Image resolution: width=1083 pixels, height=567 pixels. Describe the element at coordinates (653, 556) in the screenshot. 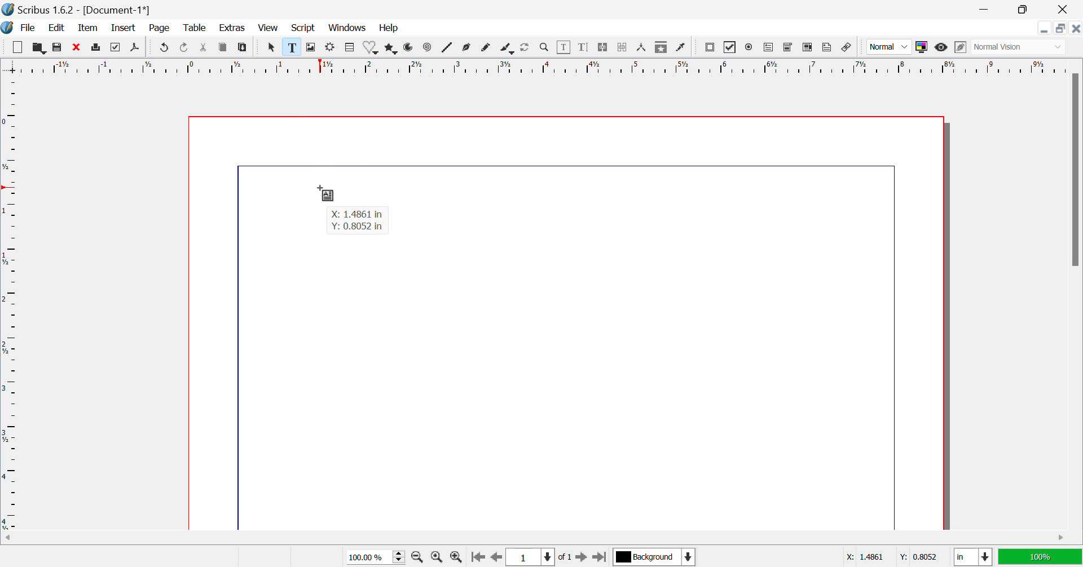

I see `Background` at that location.